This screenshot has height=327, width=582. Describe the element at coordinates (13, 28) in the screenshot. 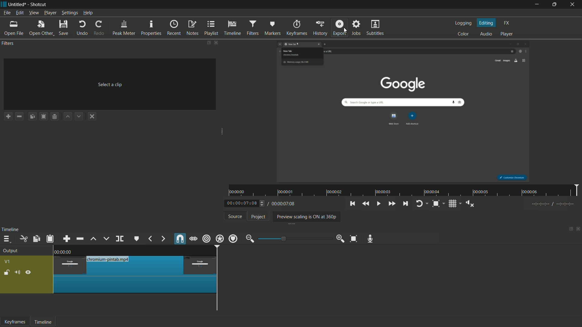

I see `open file` at that location.